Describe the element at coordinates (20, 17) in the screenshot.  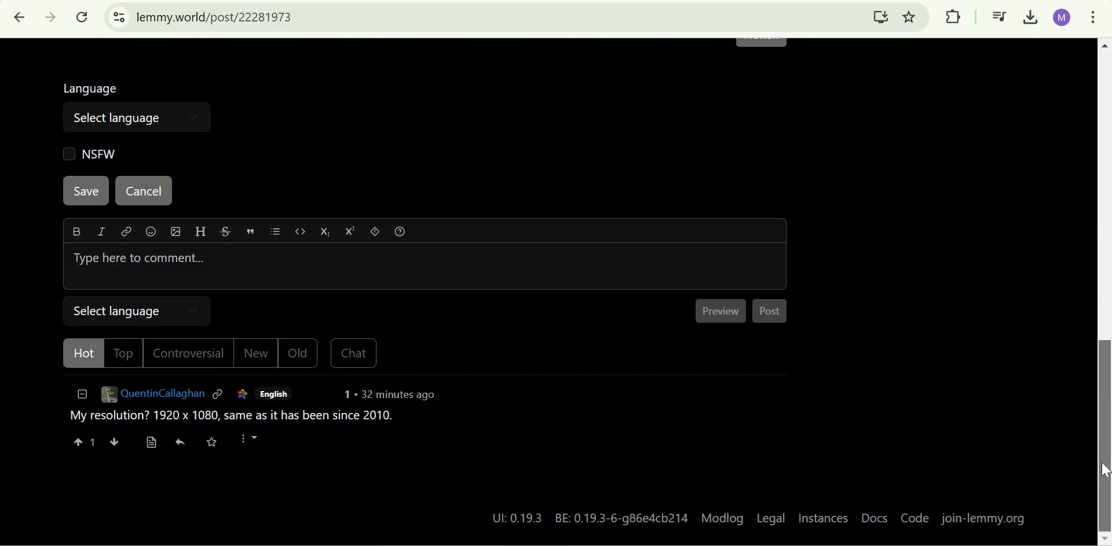
I see `Click to go back, hold to see history` at that location.